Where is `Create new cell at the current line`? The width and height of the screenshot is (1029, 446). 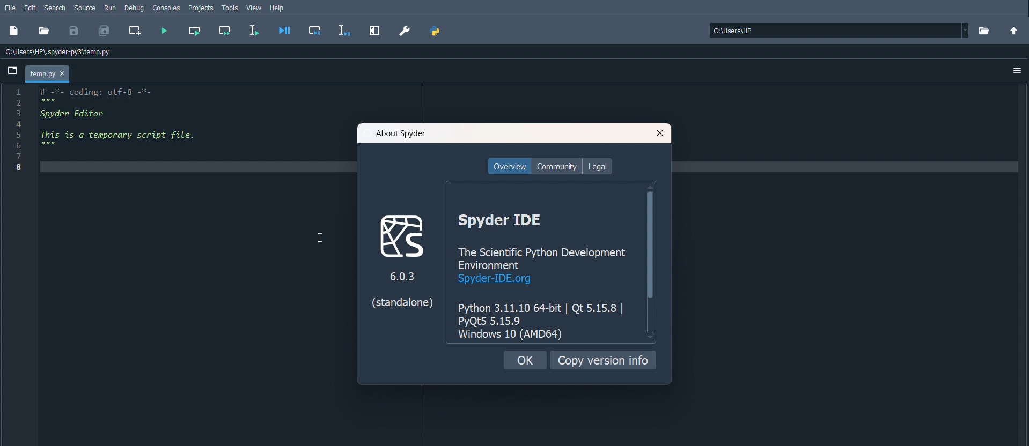
Create new cell at the current line is located at coordinates (134, 30).